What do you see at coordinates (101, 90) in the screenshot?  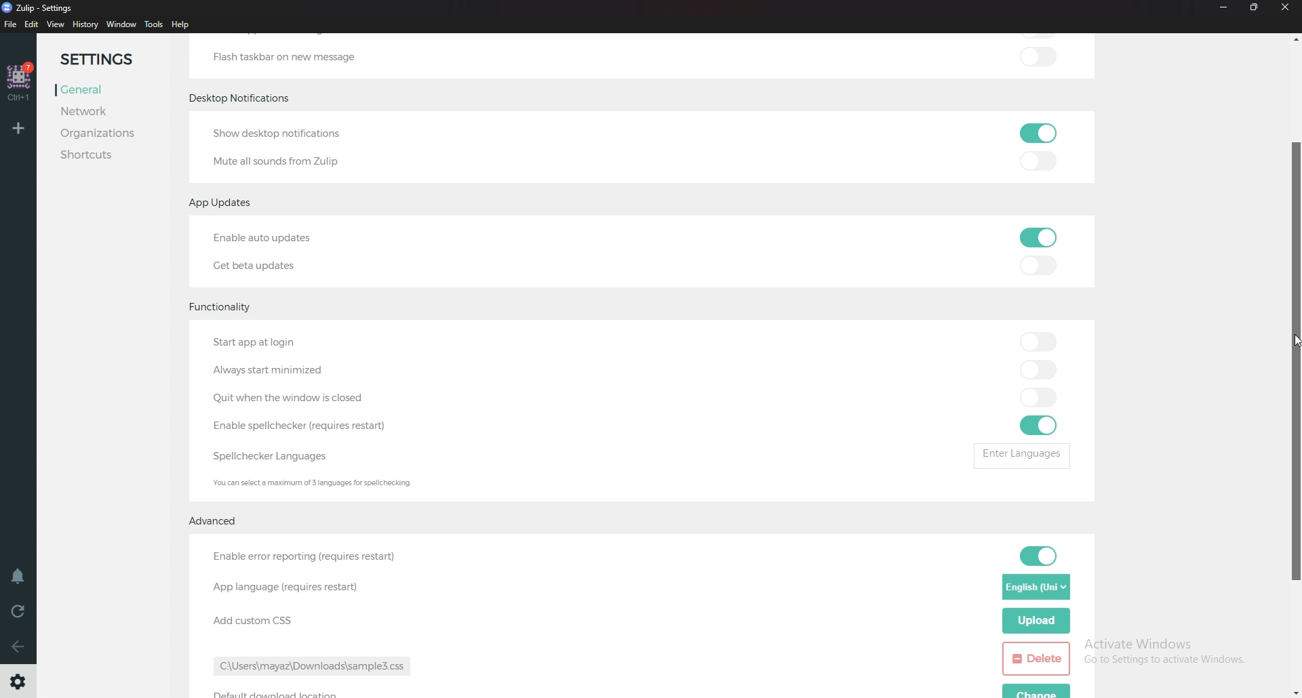 I see `General` at bounding box center [101, 90].